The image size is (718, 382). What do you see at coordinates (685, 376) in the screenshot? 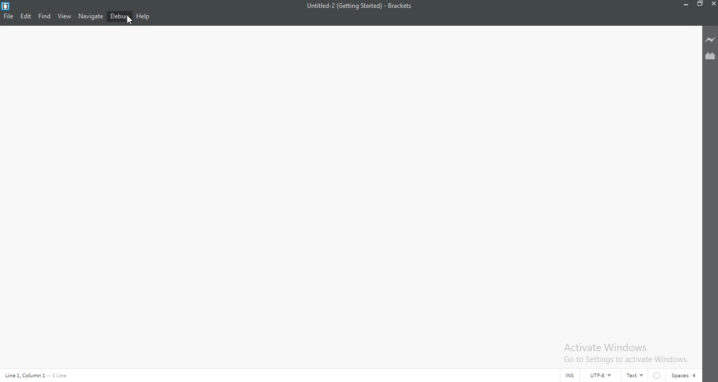
I see `space: 4` at bounding box center [685, 376].